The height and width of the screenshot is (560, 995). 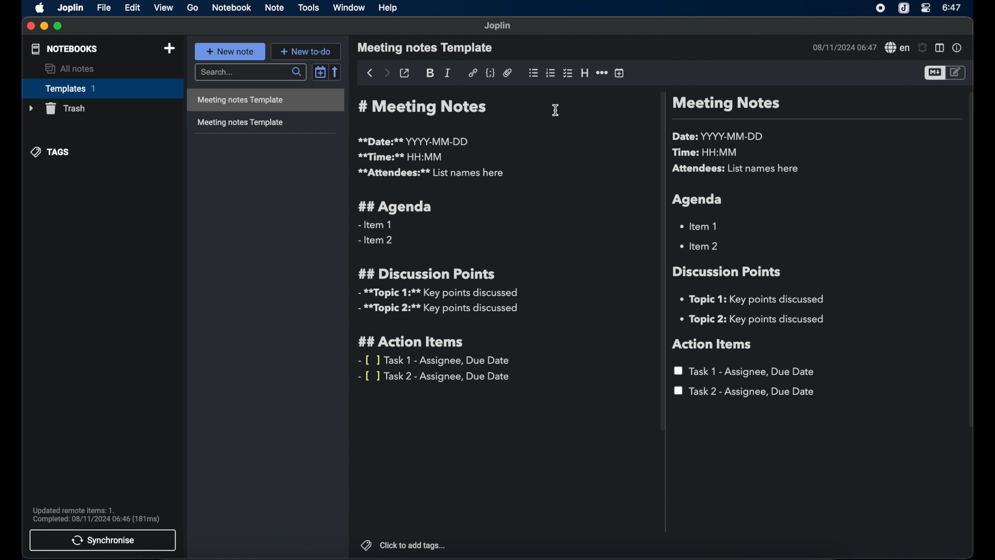 I want to click on window, so click(x=349, y=8).